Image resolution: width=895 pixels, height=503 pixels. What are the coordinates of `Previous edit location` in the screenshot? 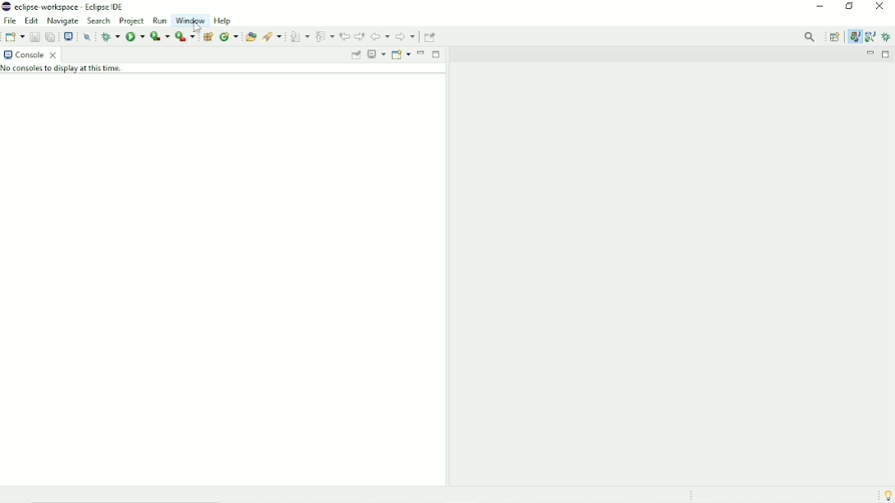 It's located at (344, 37).